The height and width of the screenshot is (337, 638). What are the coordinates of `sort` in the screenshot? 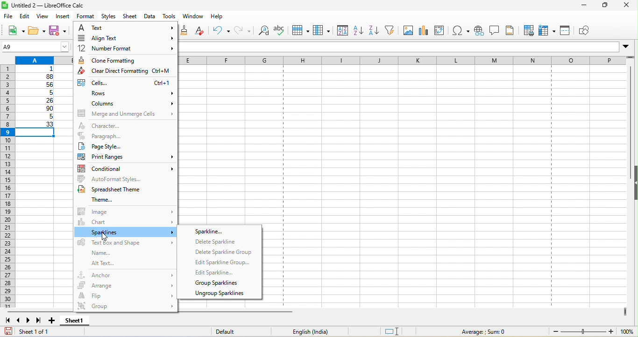 It's located at (341, 31).